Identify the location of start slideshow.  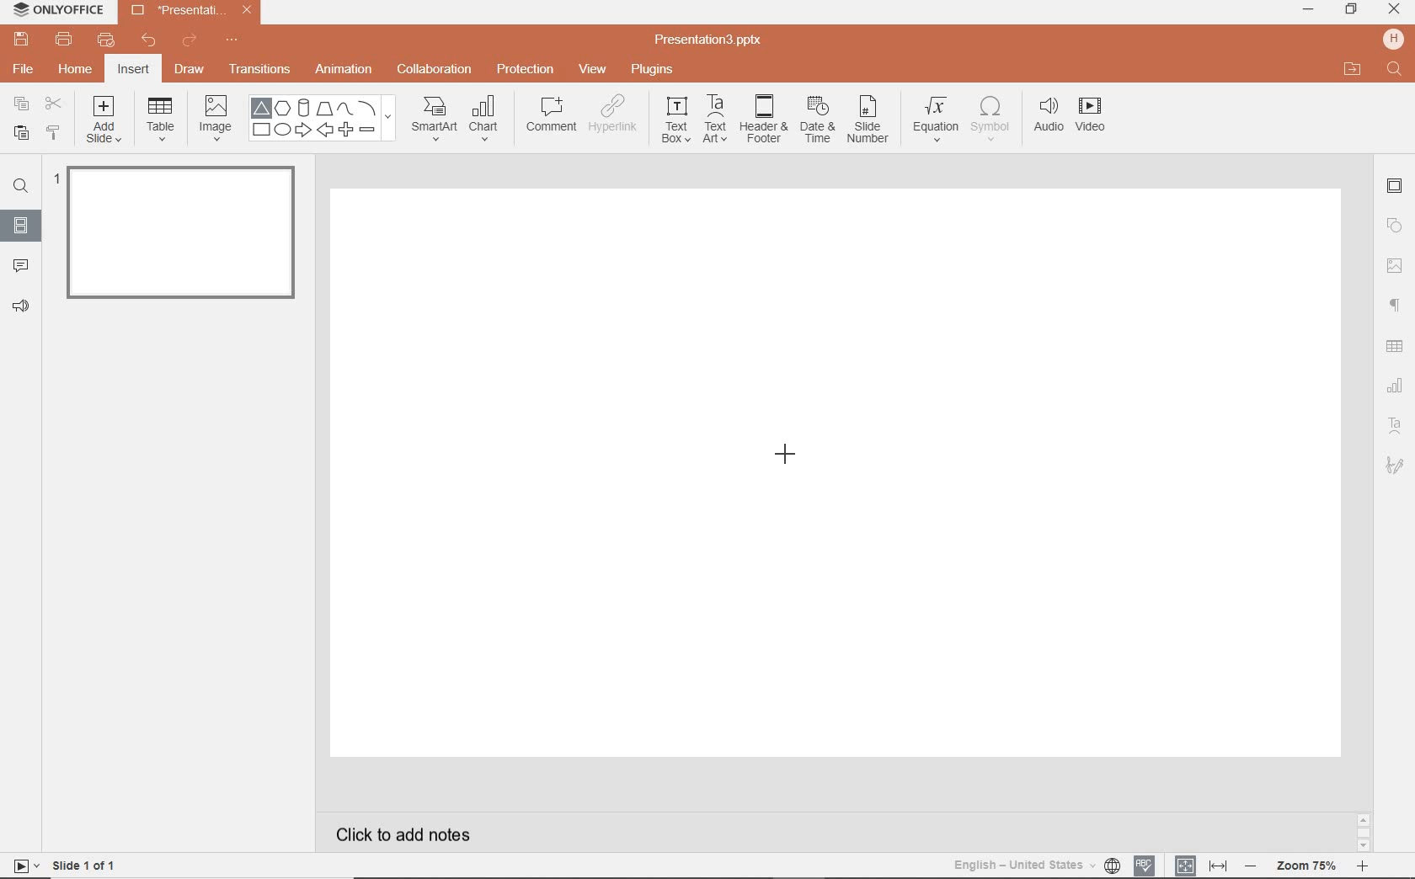
(20, 868).